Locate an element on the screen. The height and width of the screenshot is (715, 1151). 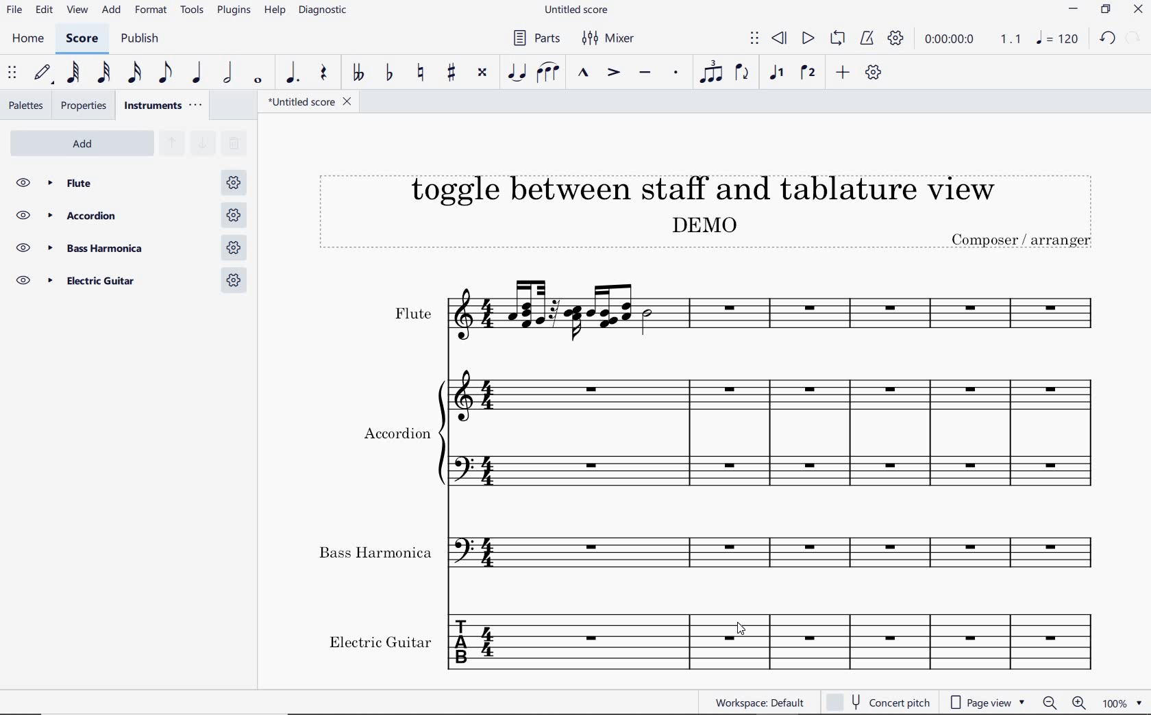
UNDO is located at coordinates (1108, 40).